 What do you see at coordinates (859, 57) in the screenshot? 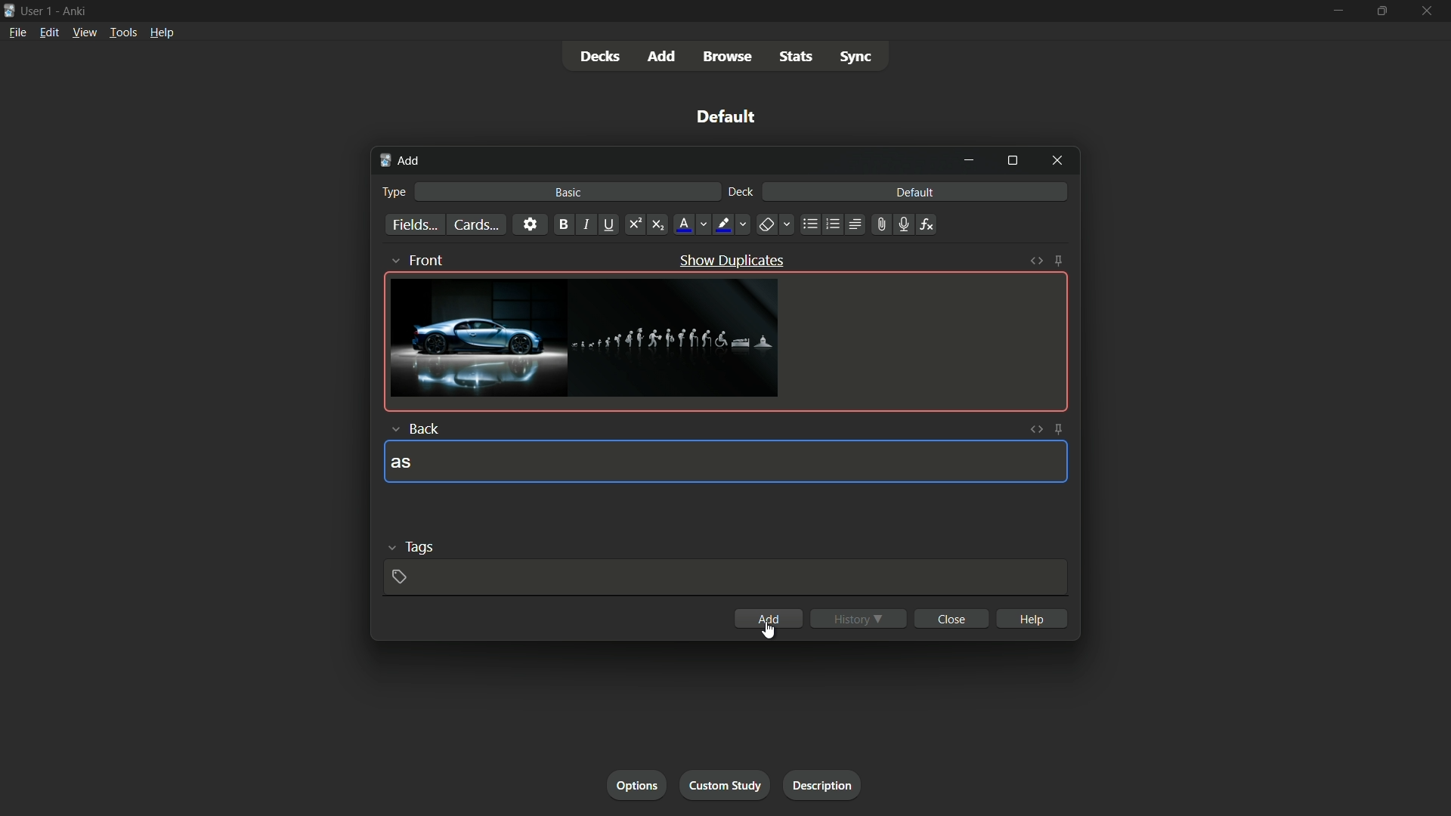
I see `sync` at bounding box center [859, 57].